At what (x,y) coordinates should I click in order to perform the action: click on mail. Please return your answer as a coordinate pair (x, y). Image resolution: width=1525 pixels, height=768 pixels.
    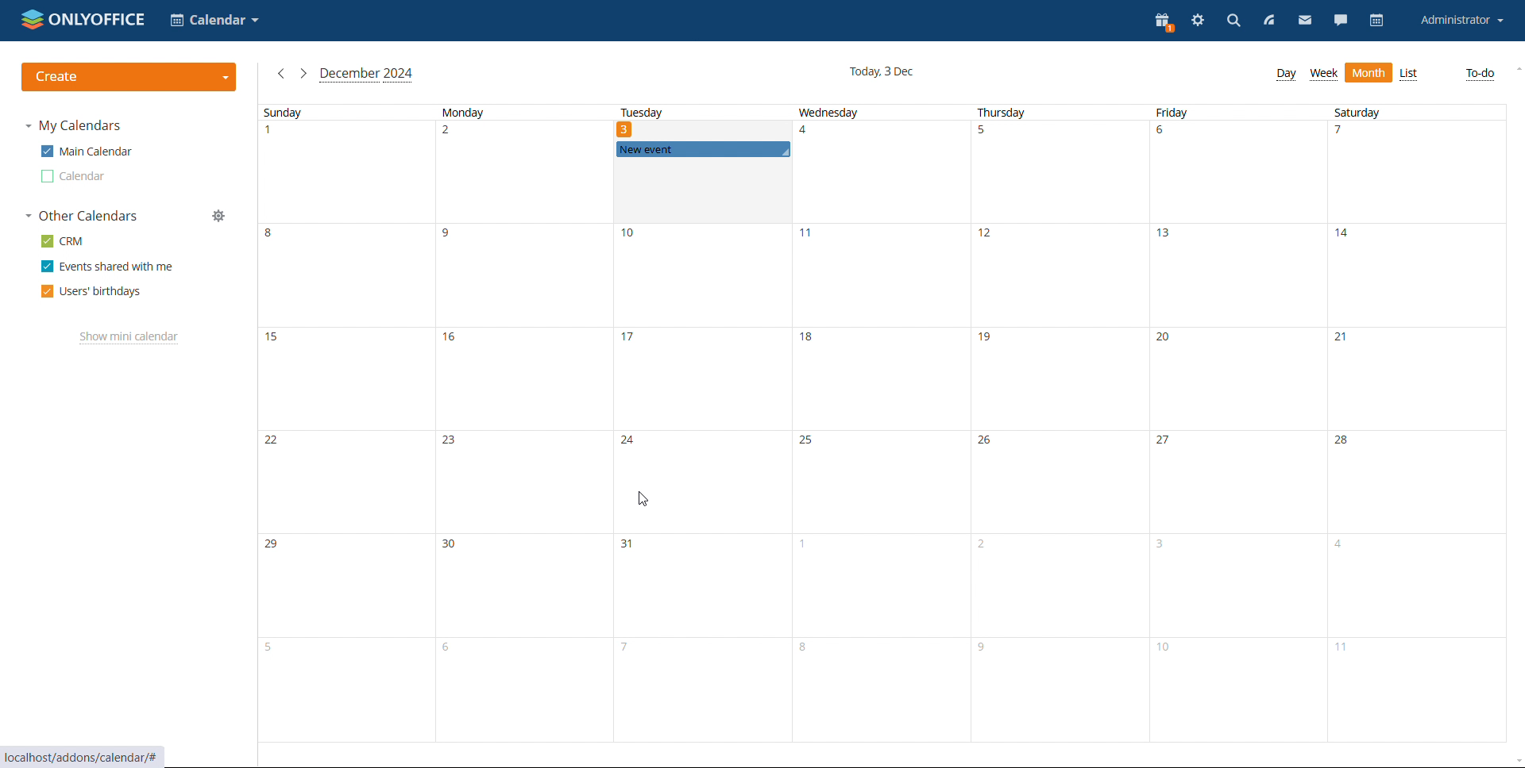
    Looking at the image, I should click on (1305, 21).